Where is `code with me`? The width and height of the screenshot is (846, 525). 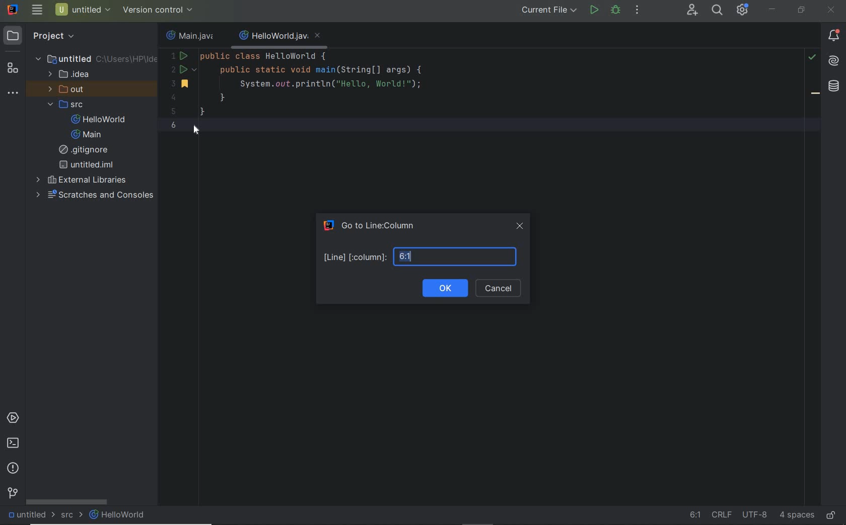 code with me is located at coordinates (692, 10).